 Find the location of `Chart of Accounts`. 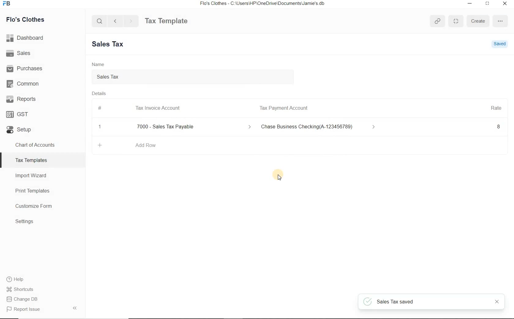

Chart of Accounts is located at coordinates (42, 145).